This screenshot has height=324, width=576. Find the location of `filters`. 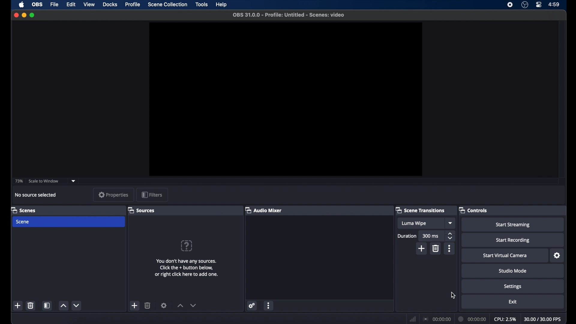

filters is located at coordinates (152, 195).